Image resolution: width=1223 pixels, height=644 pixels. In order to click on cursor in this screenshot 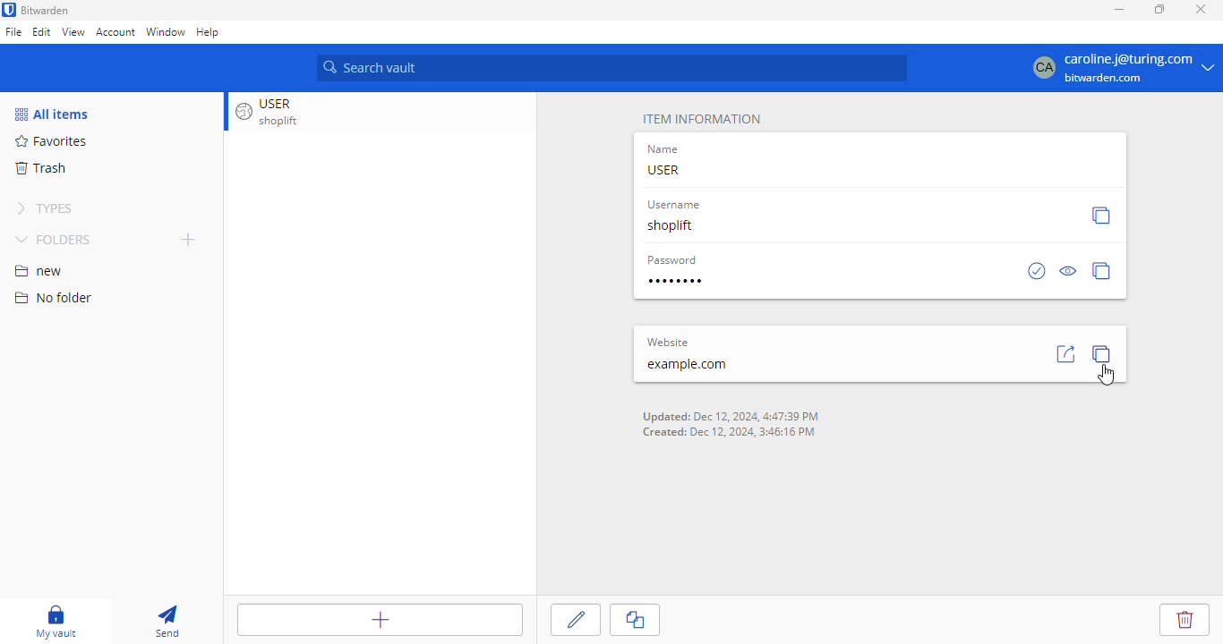, I will do `click(1106, 375)`.